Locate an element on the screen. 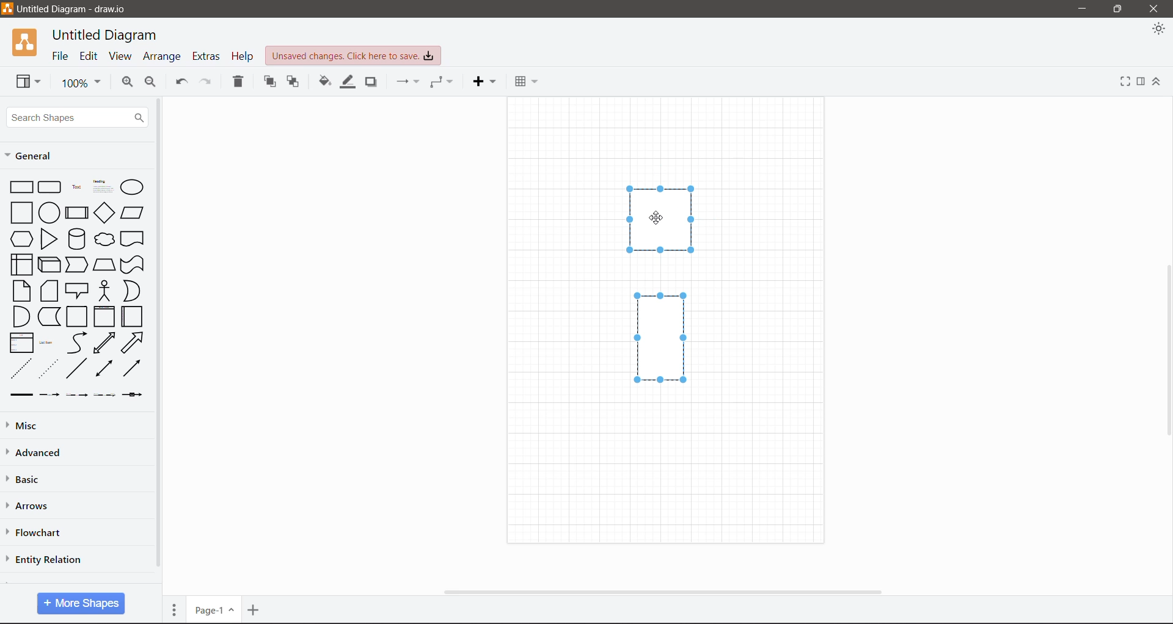  Search Shapes is located at coordinates (76, 117).